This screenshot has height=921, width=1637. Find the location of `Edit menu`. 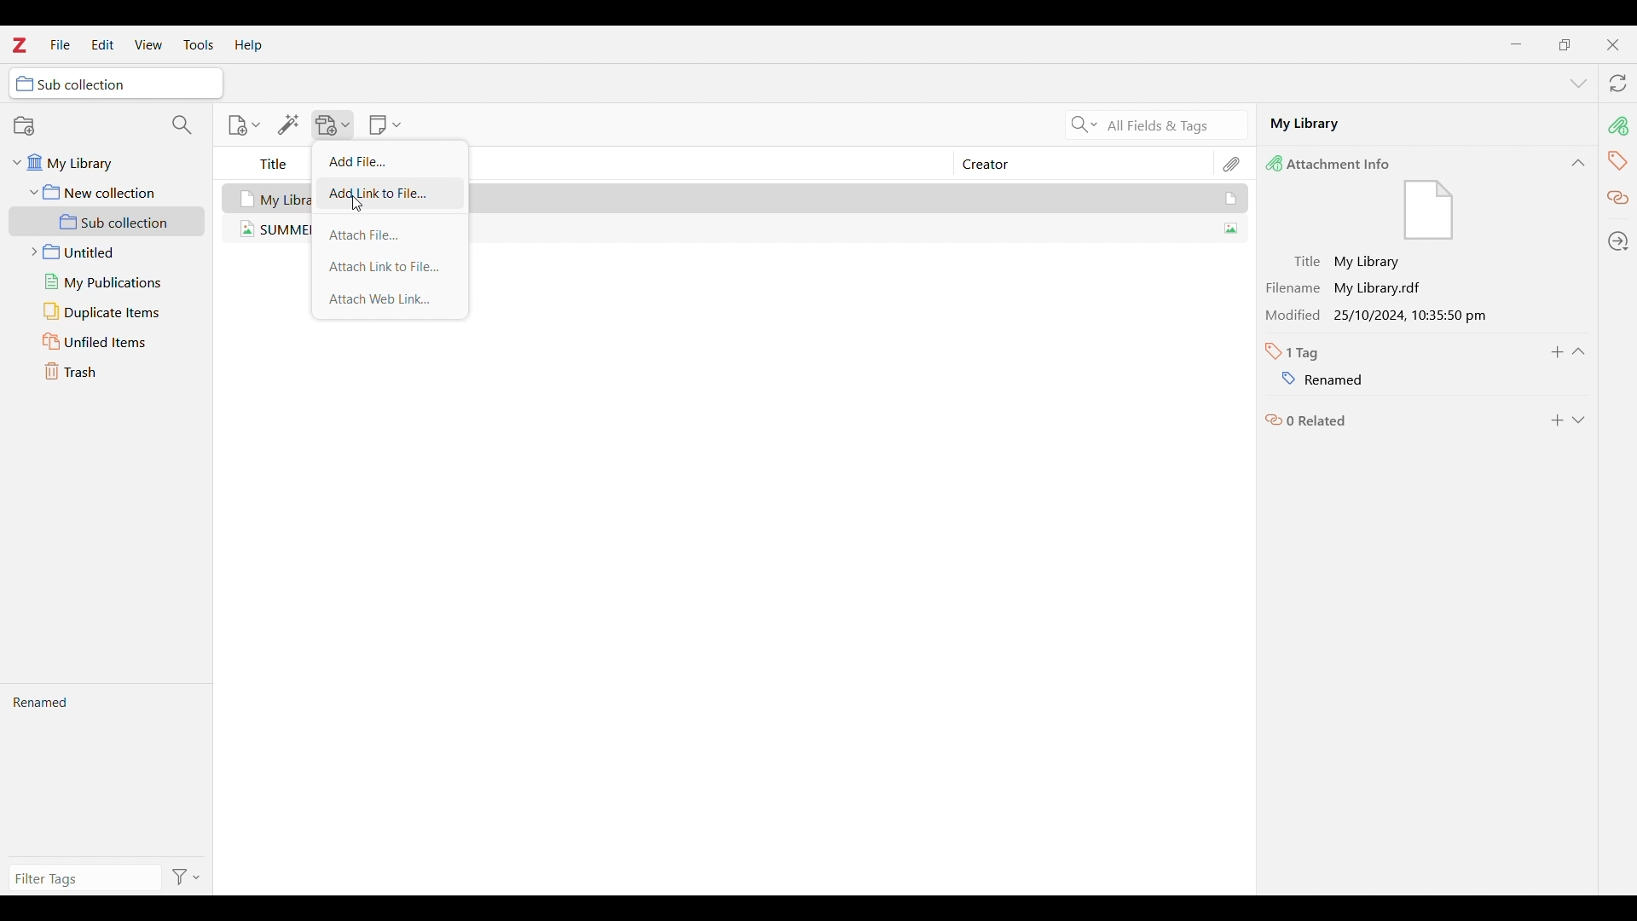

Edit menu is located at coordinates (103, 44).